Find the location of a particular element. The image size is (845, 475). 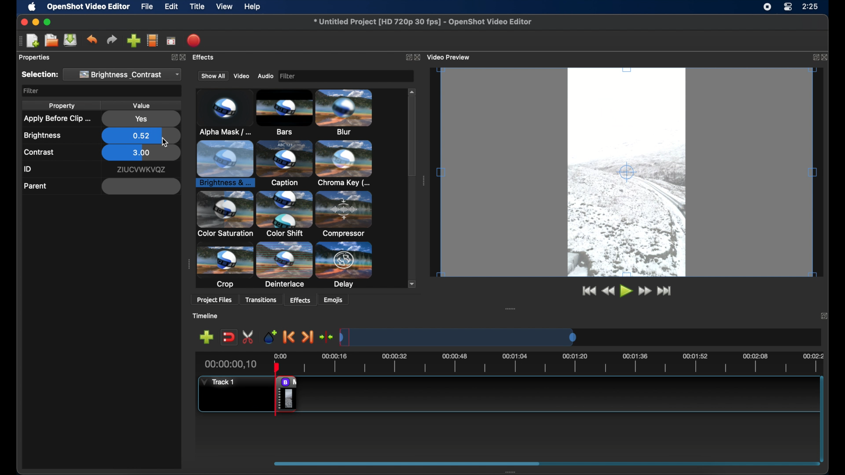

parent is located at coordinates (35, 186).